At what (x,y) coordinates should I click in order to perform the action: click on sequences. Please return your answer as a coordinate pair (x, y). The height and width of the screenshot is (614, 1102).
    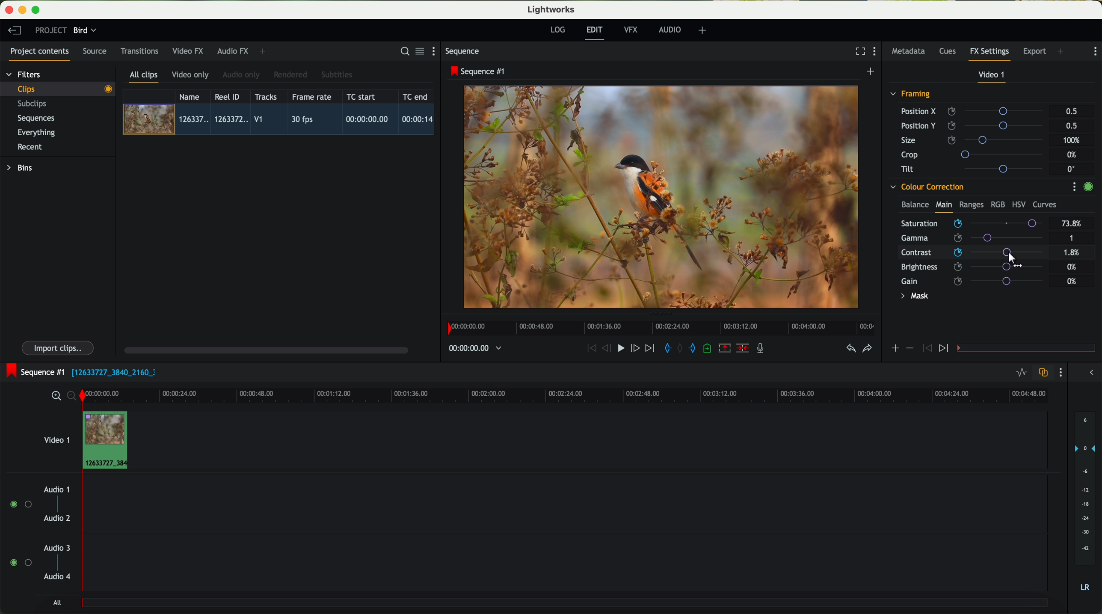
    Looking at the image, I should click on (36, 119).